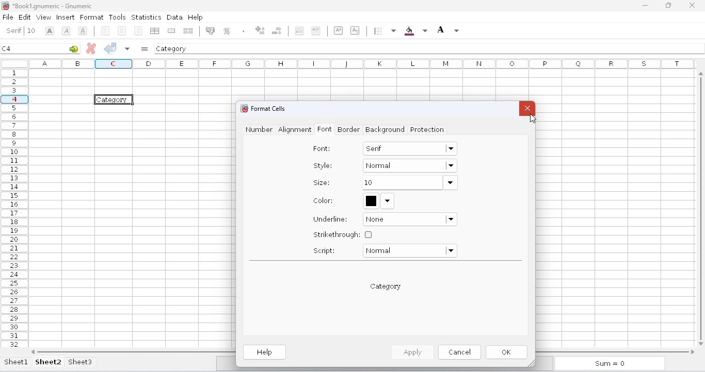 The height and width of the screenshot is (372, 705). What do you see at coordinates (645, 6) in the screenshot?
I see `minimize` at bounding box center [645, 6].